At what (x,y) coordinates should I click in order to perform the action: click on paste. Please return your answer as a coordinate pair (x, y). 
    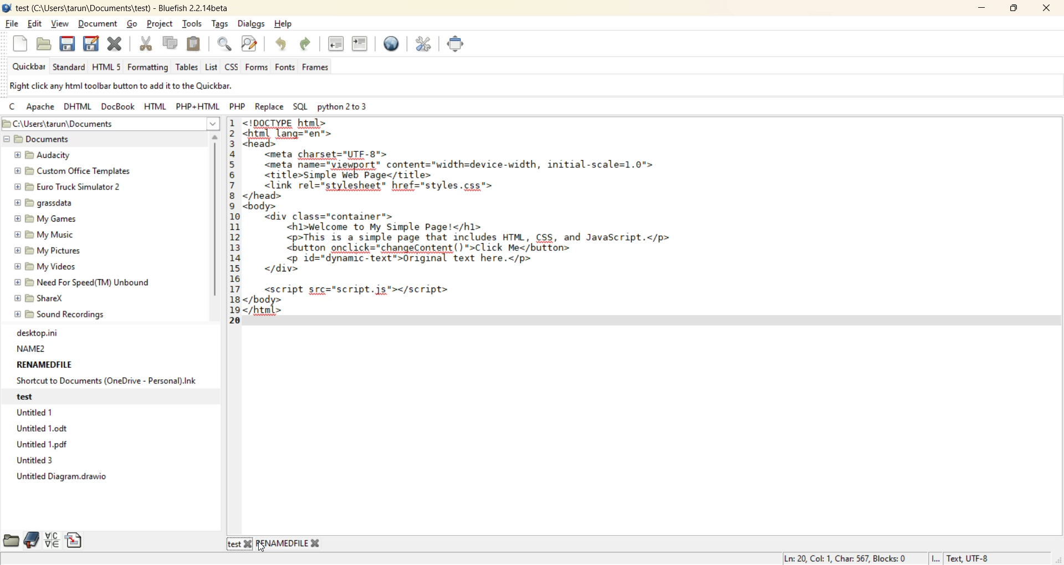
    Looking at the image, I should click on (195, 43).